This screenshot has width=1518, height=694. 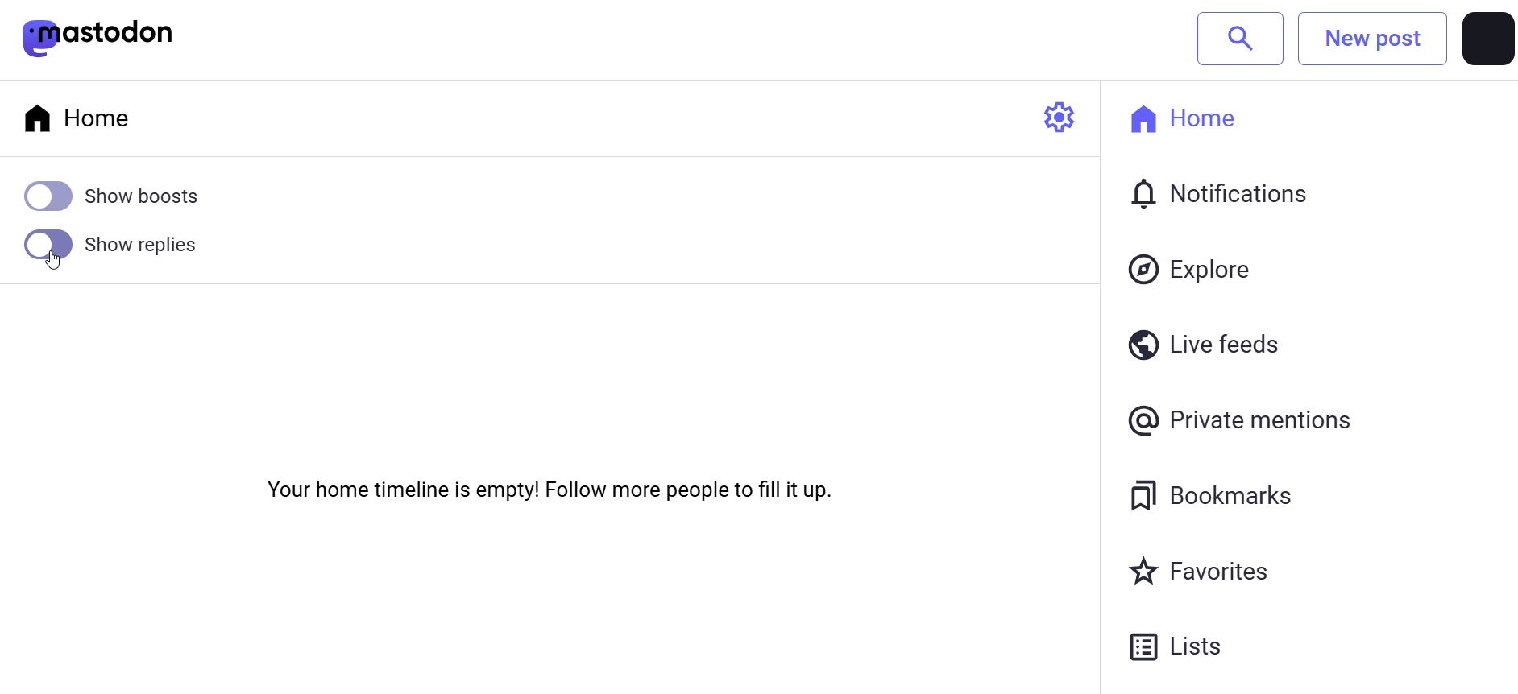 I want to click on Your home timeline is empty! Follow more people to fill it up., so click(x=546, y=491).